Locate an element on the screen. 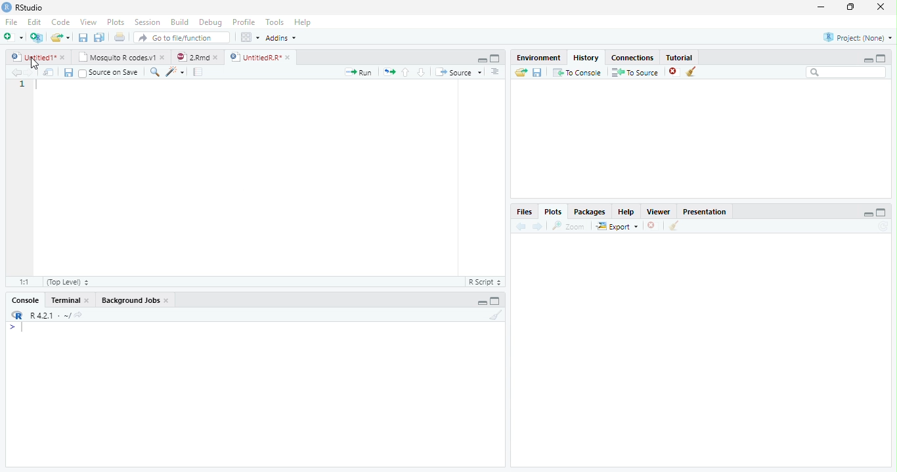  Packages is located at coordinates (589, 213).